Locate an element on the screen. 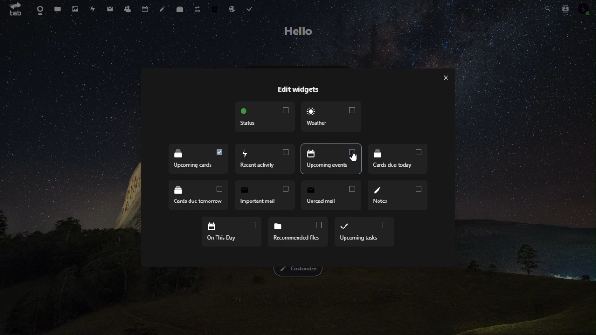 Image resolution: width=596 pixels, height=335 pixels. Contacts is located at coordinates (128, 7).